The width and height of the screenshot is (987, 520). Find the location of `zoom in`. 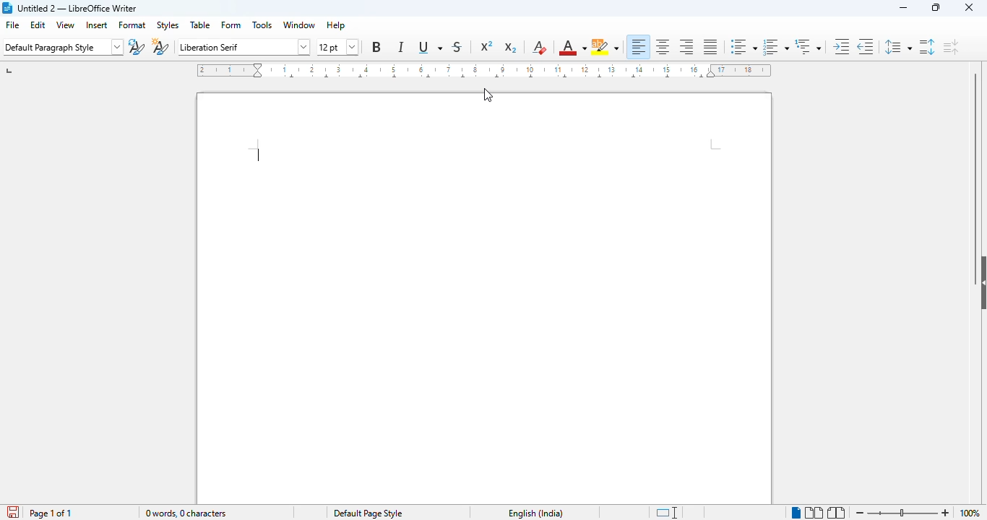

zoom in is located at coordinates (945, 513).